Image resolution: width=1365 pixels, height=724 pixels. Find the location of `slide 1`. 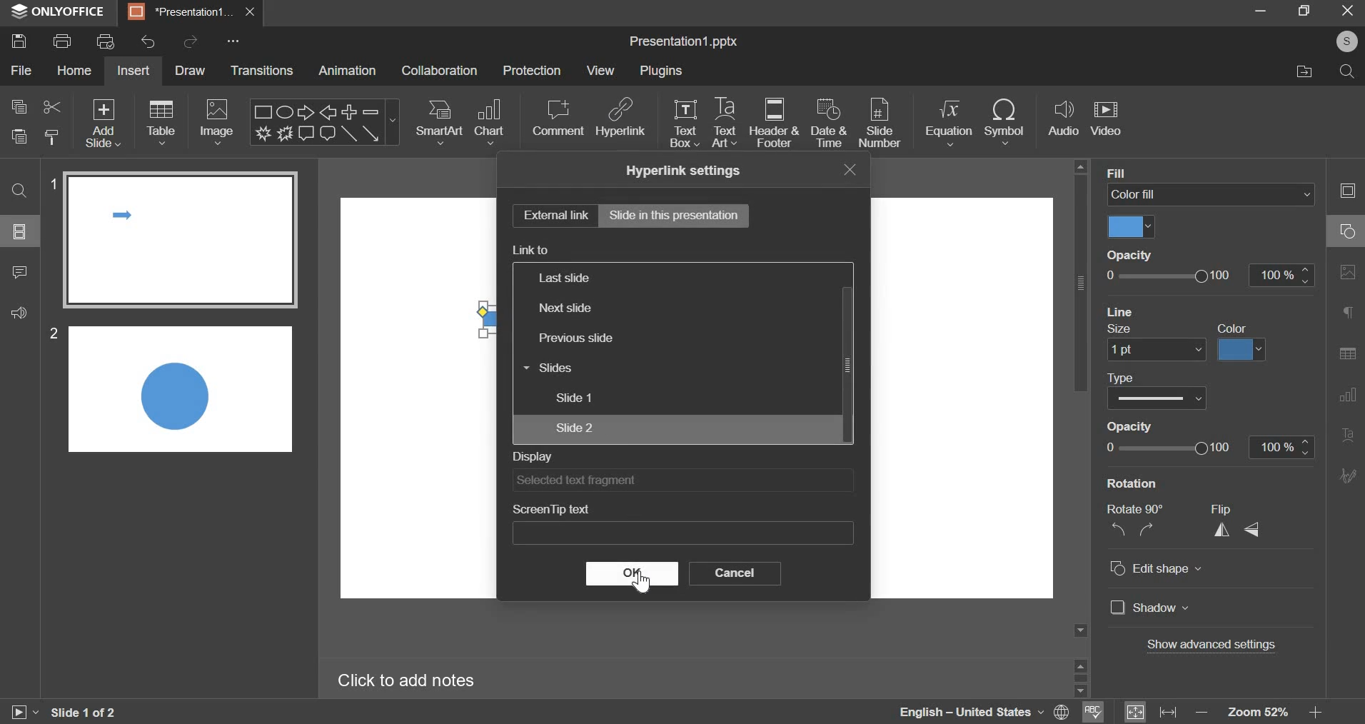

slide 1 is located at coordinates (575, 396).